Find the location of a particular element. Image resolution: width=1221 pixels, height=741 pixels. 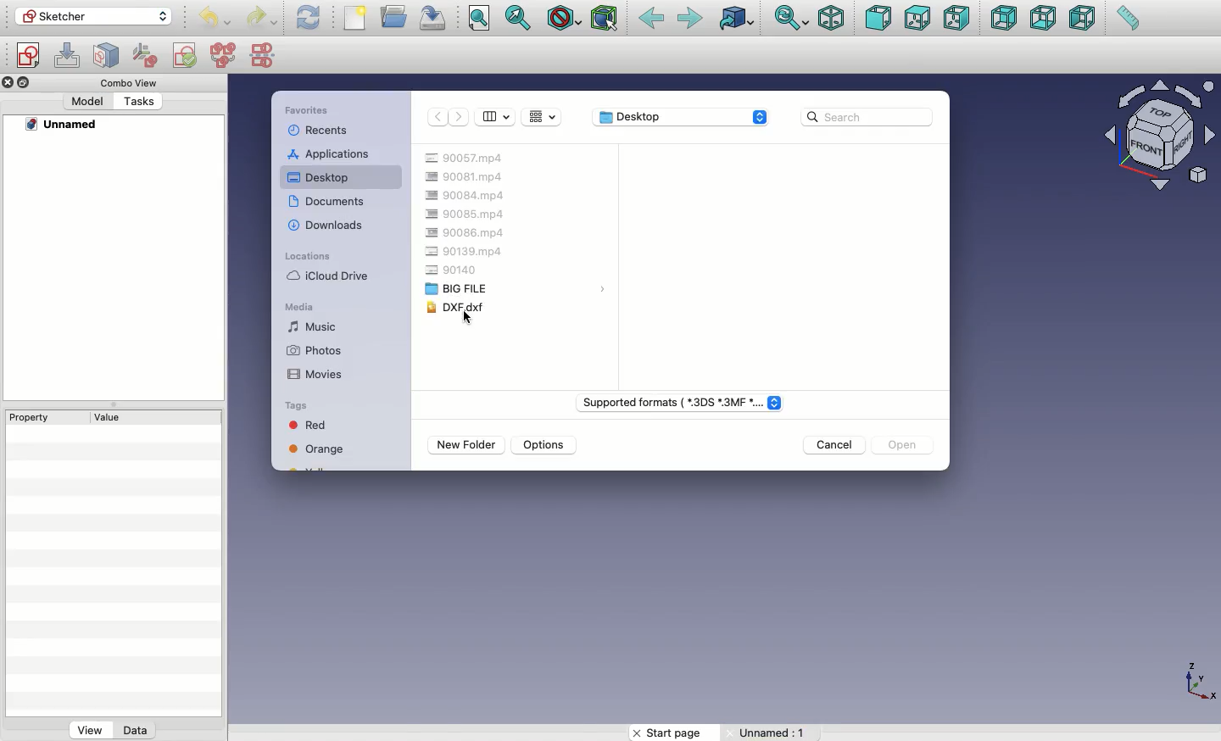

Orange is located at coordinates (321, 448).